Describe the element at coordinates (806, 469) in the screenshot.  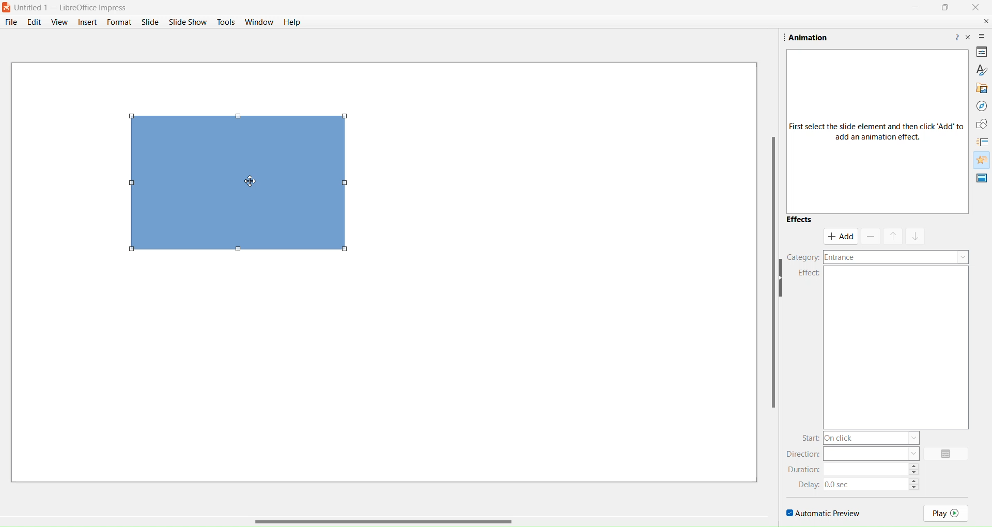
I see `duration` at that location.